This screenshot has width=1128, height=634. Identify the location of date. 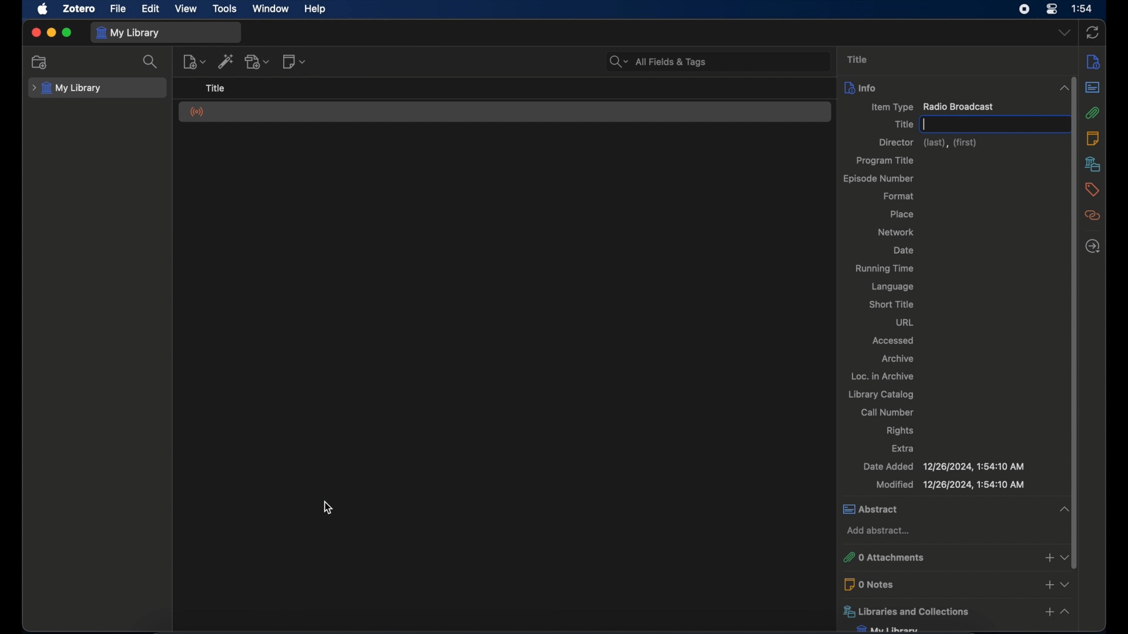
(905, 251).